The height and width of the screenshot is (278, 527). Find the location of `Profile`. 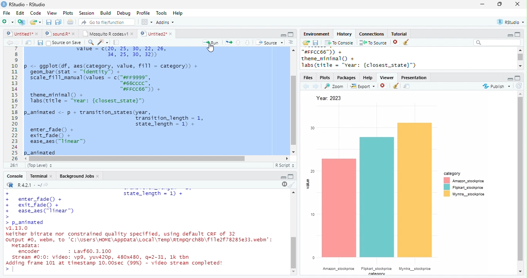

Profile is located at coordinates (144, 13).